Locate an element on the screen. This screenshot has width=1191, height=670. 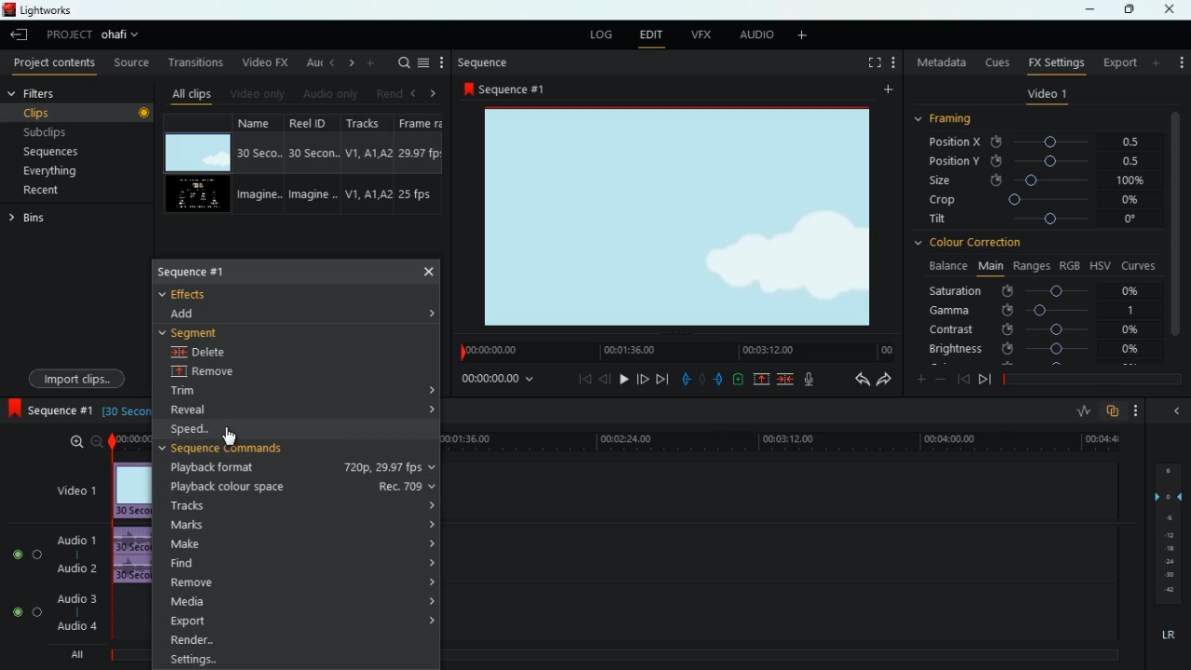
everything is located at coordinates (68, 174).